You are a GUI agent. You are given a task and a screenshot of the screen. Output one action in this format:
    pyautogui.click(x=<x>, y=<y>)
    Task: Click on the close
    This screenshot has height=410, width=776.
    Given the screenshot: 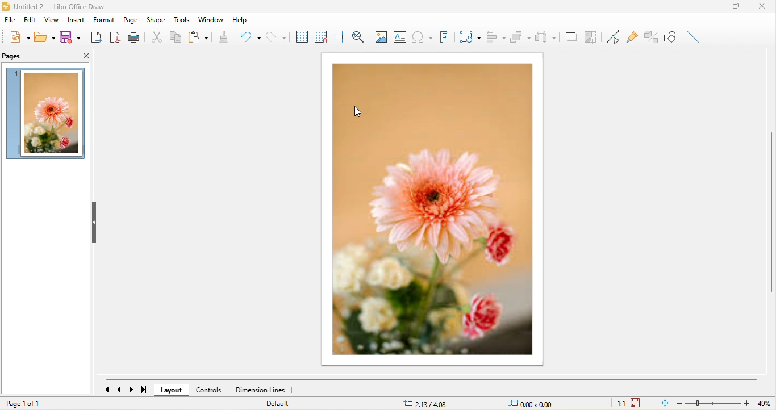 What is the action you would take?
    pyautogui.click(x=78, y=55)
    